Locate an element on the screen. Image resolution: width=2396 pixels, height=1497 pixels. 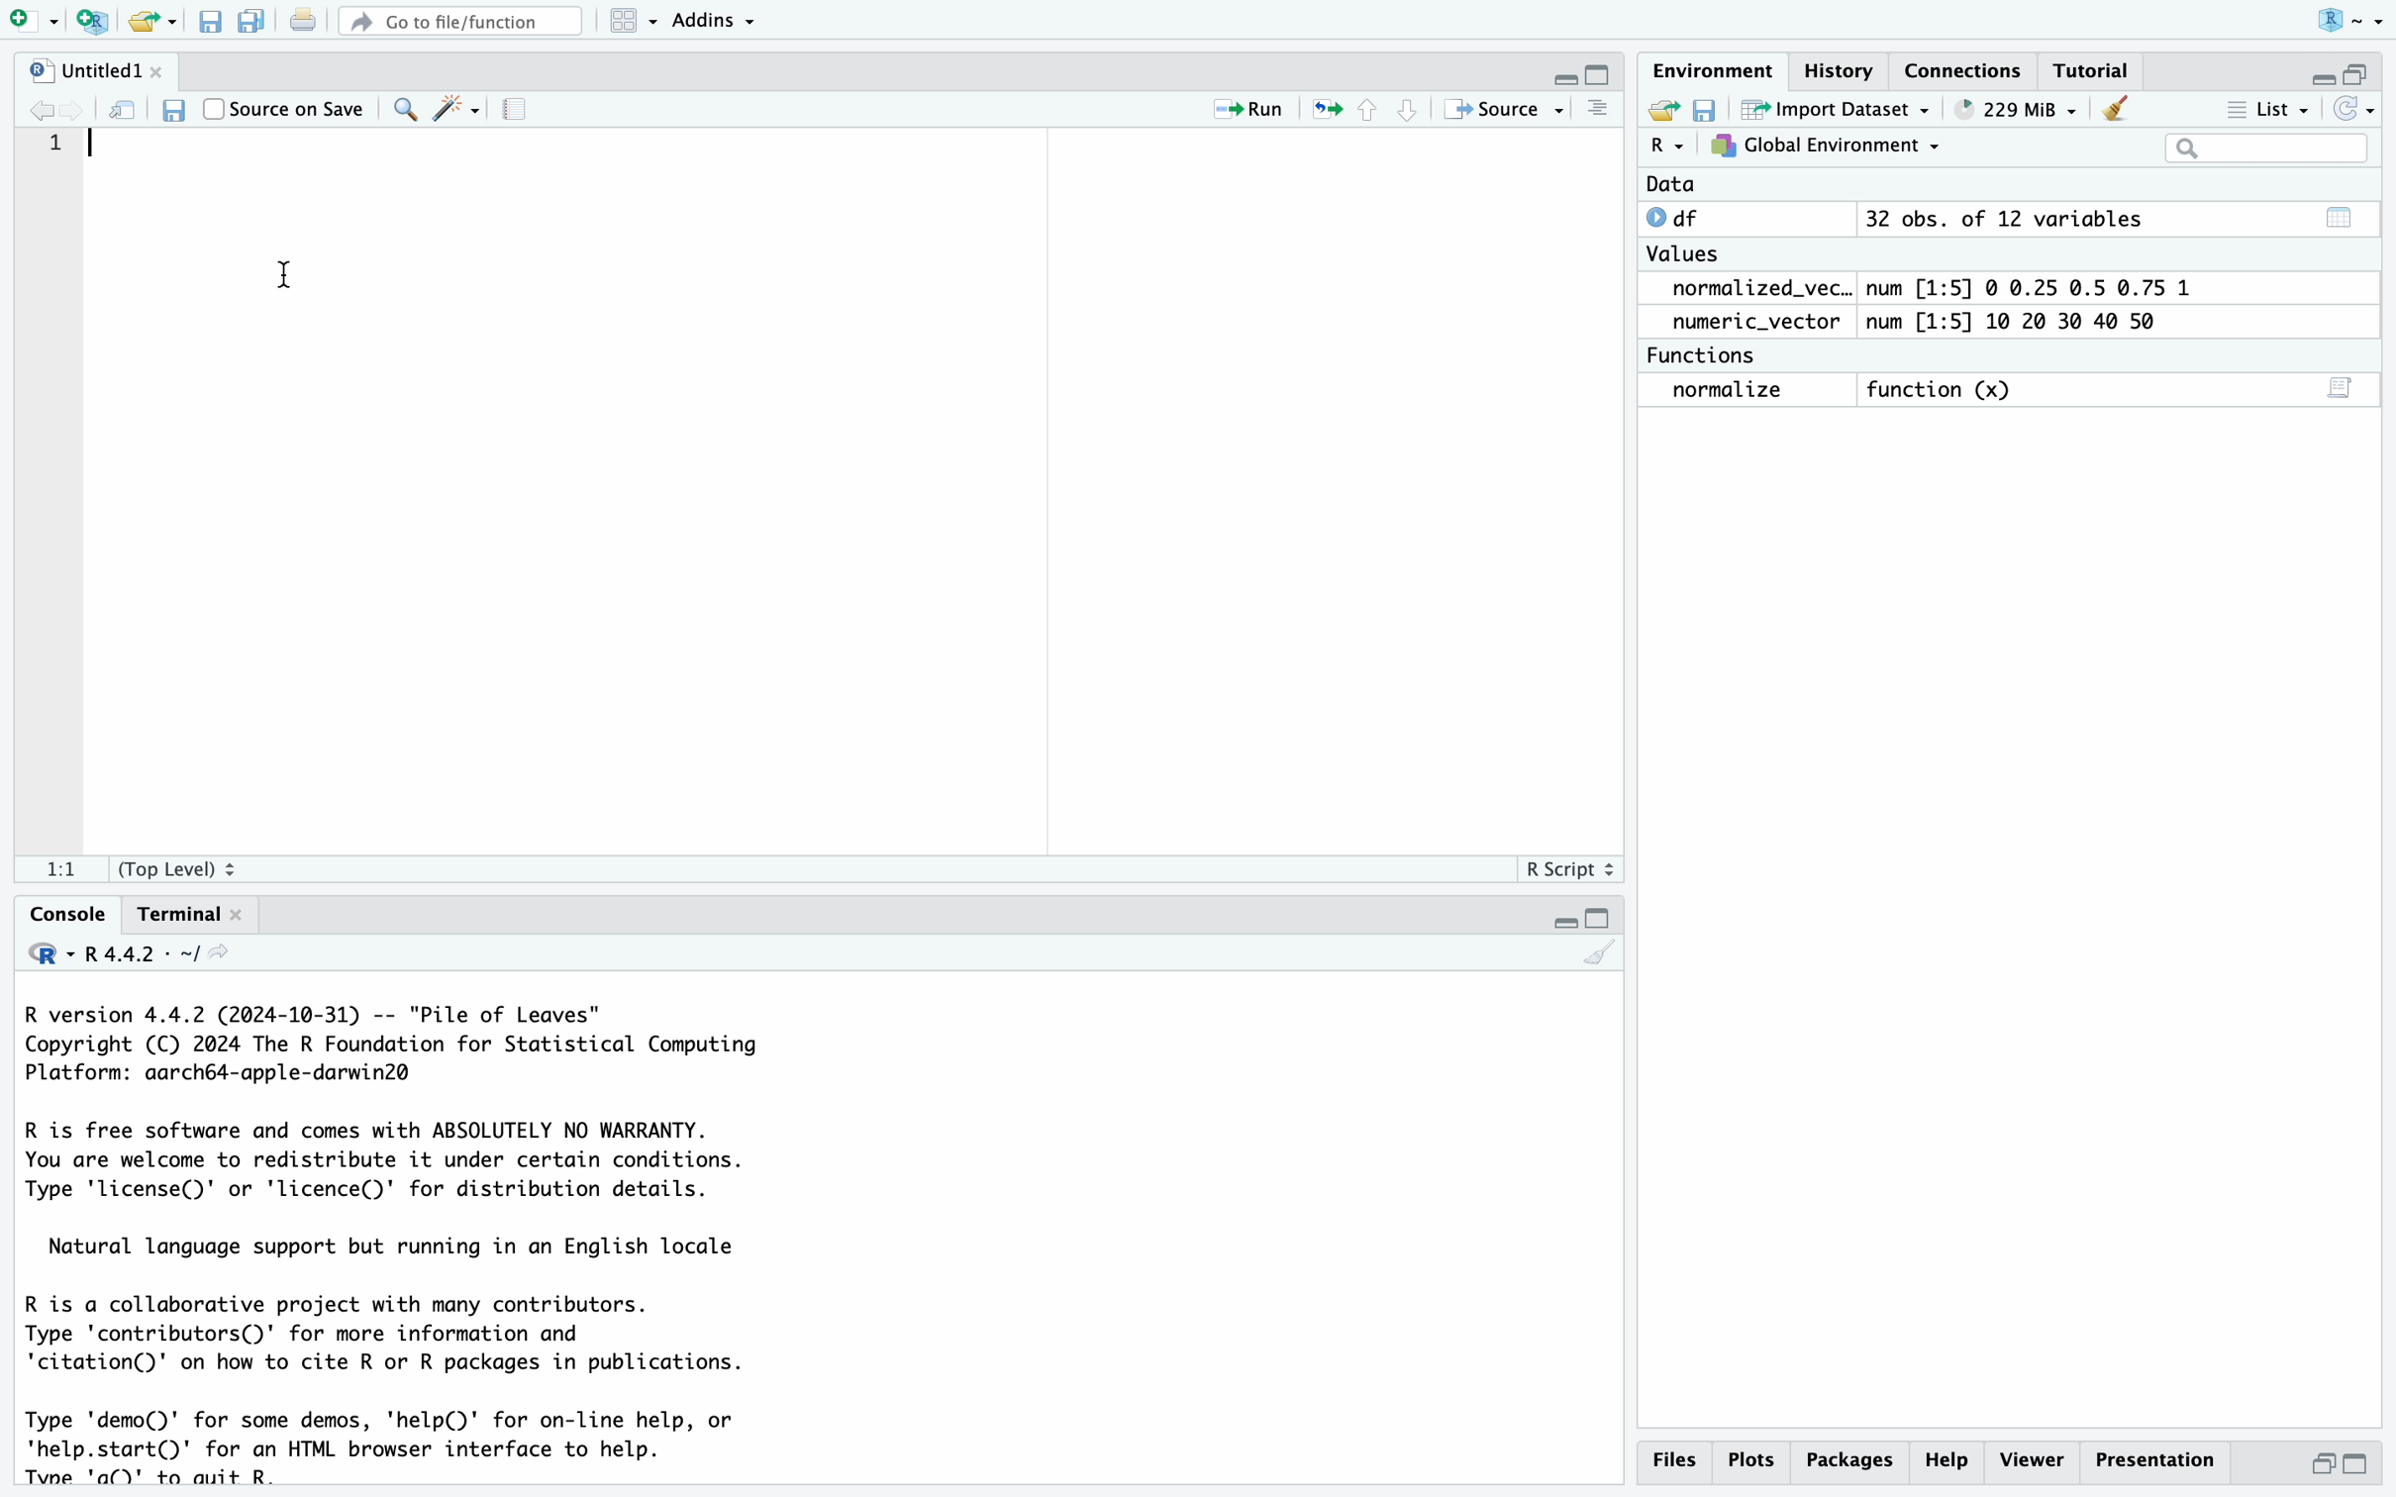
Viewer is located at coordinates (2032, 1459).